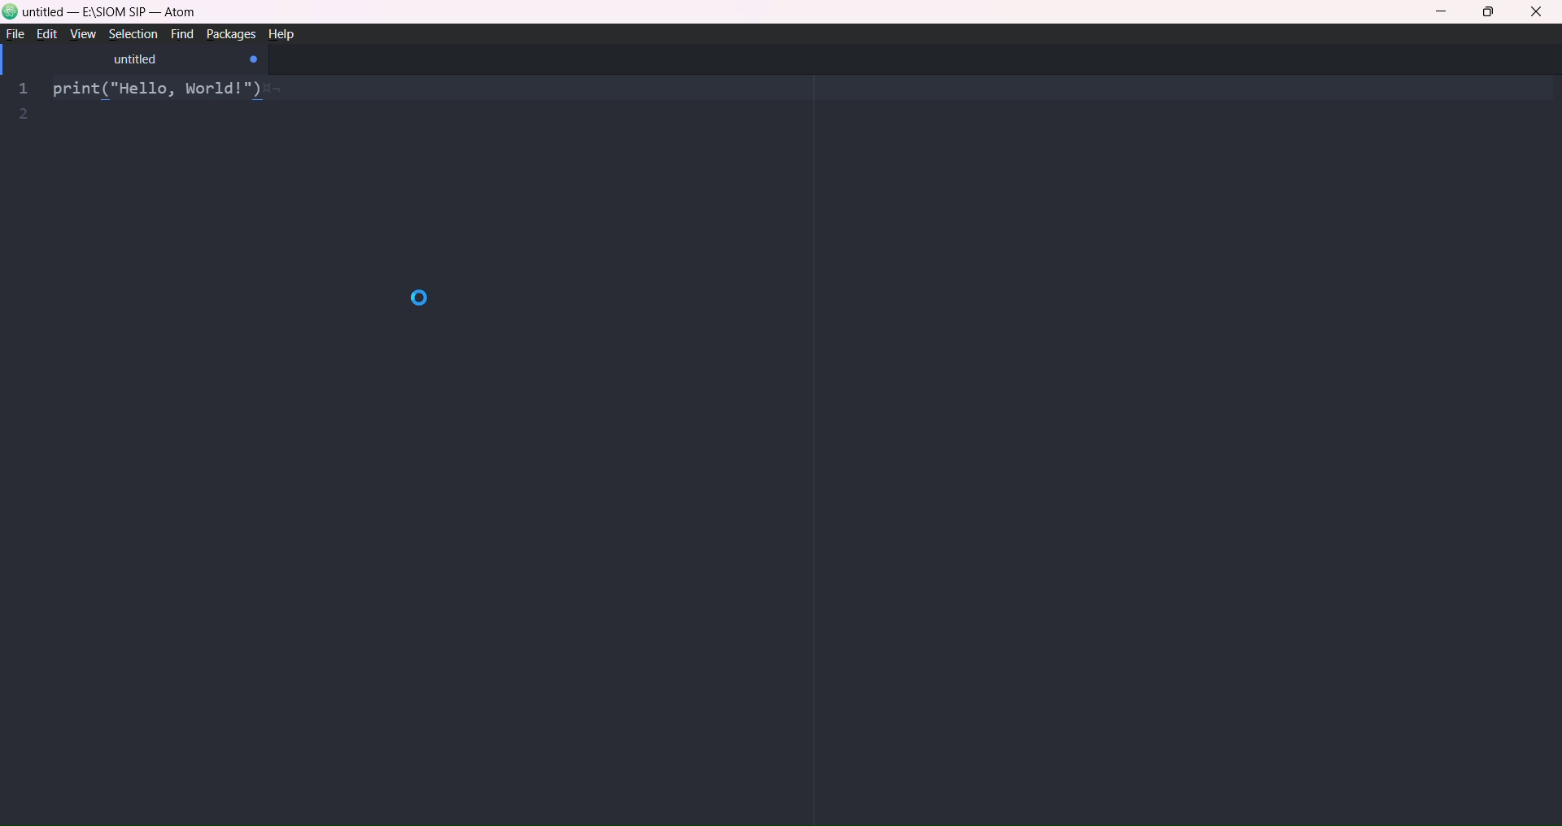 The width and height of the screenshot is (1562, 826). I want to click on help, so click(280, 33).